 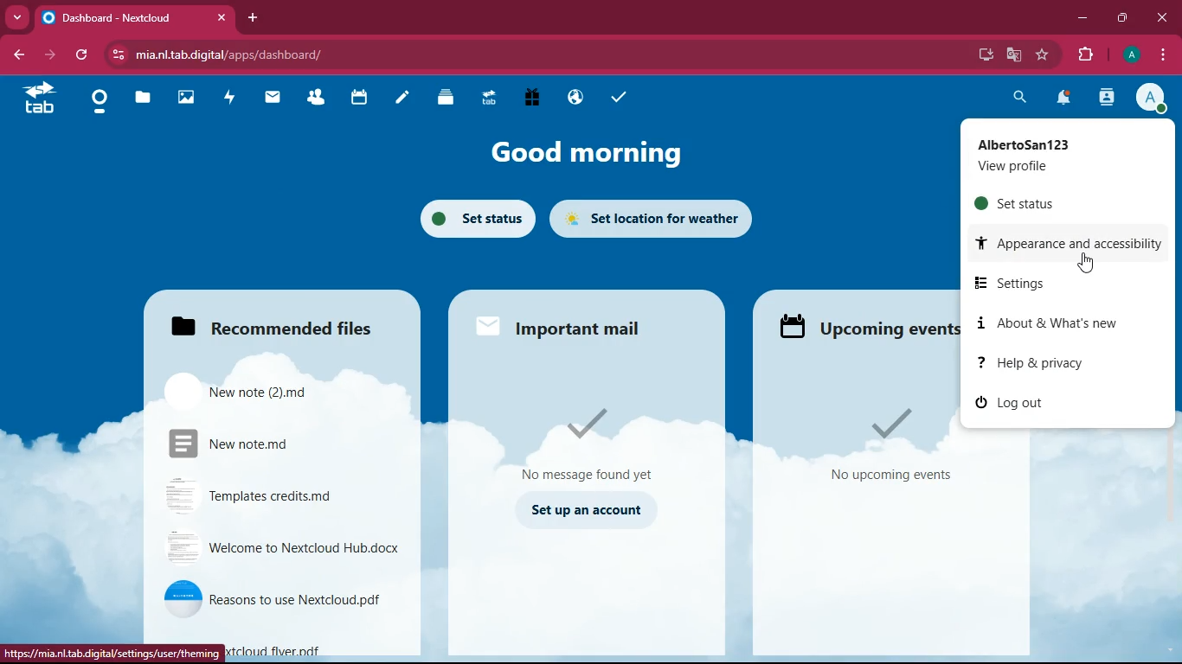 What do you see at coordinates (653, 220) in the screenshot?
I see `set location` at bounding box center [653, 220].